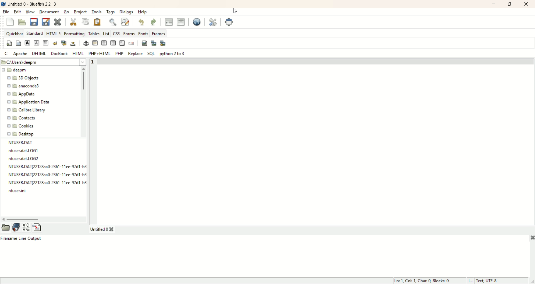 This screenshot has width=535, height=284. What do you see at coordinates (46, 43) in the screenshot?
I see `paragraph` at bounding box center [46, 43].